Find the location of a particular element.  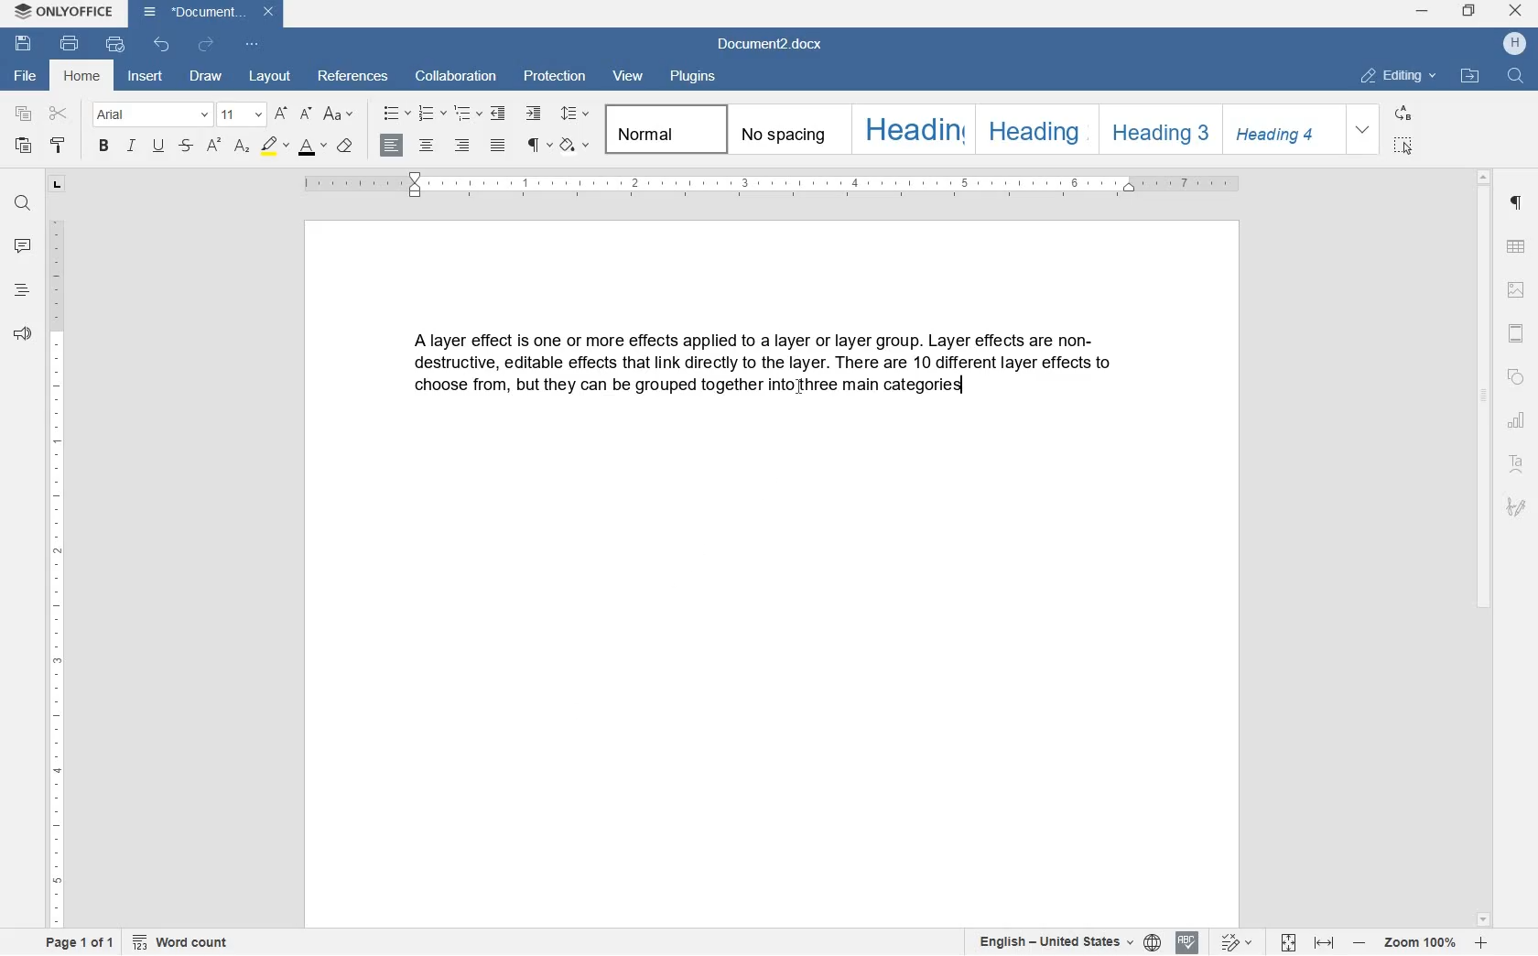

decrement font size is located at coordinates (308, 114).